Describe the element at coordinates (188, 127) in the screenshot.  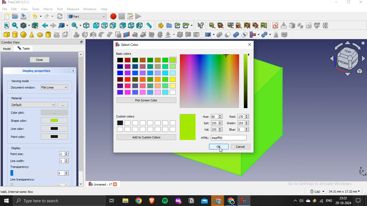
I see `image` at that location.